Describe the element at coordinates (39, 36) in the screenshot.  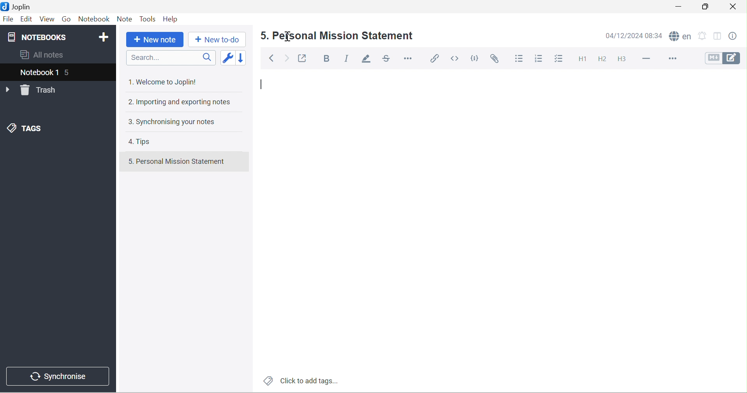
I see `NOTEBOOKS` at that location.